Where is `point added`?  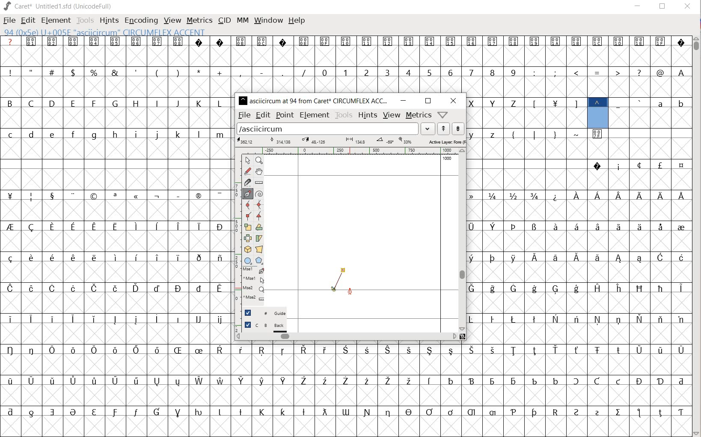 point added is located at coordinates (334, 290).